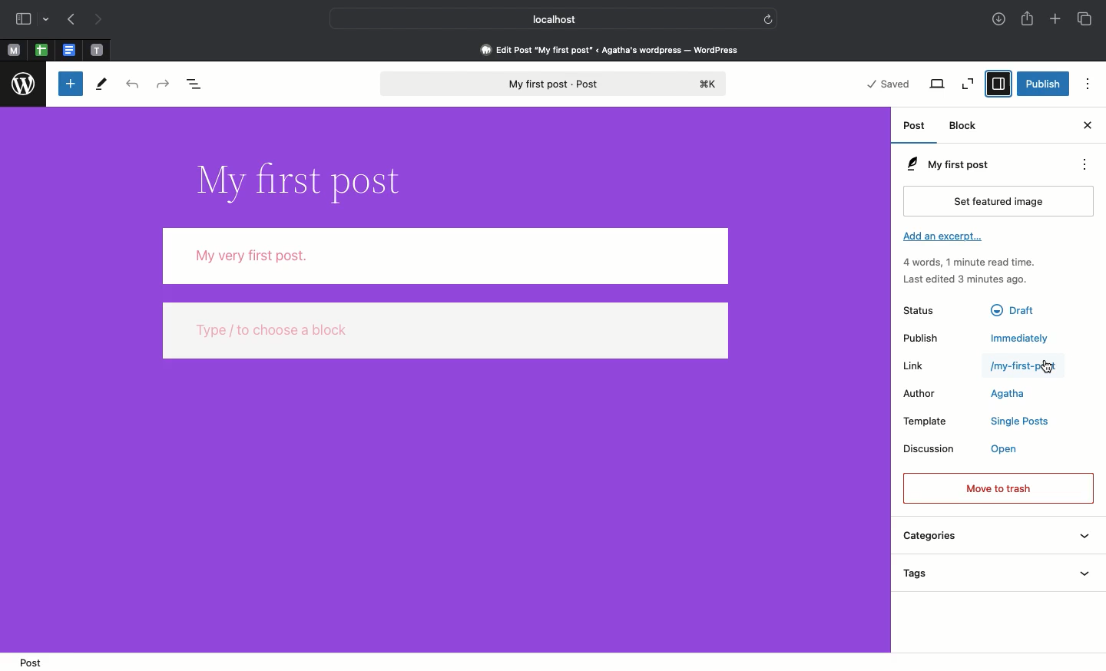 The height and width of the screenshot is (671, 1106). I want to click on Add an excerpt, so click(941, 236).